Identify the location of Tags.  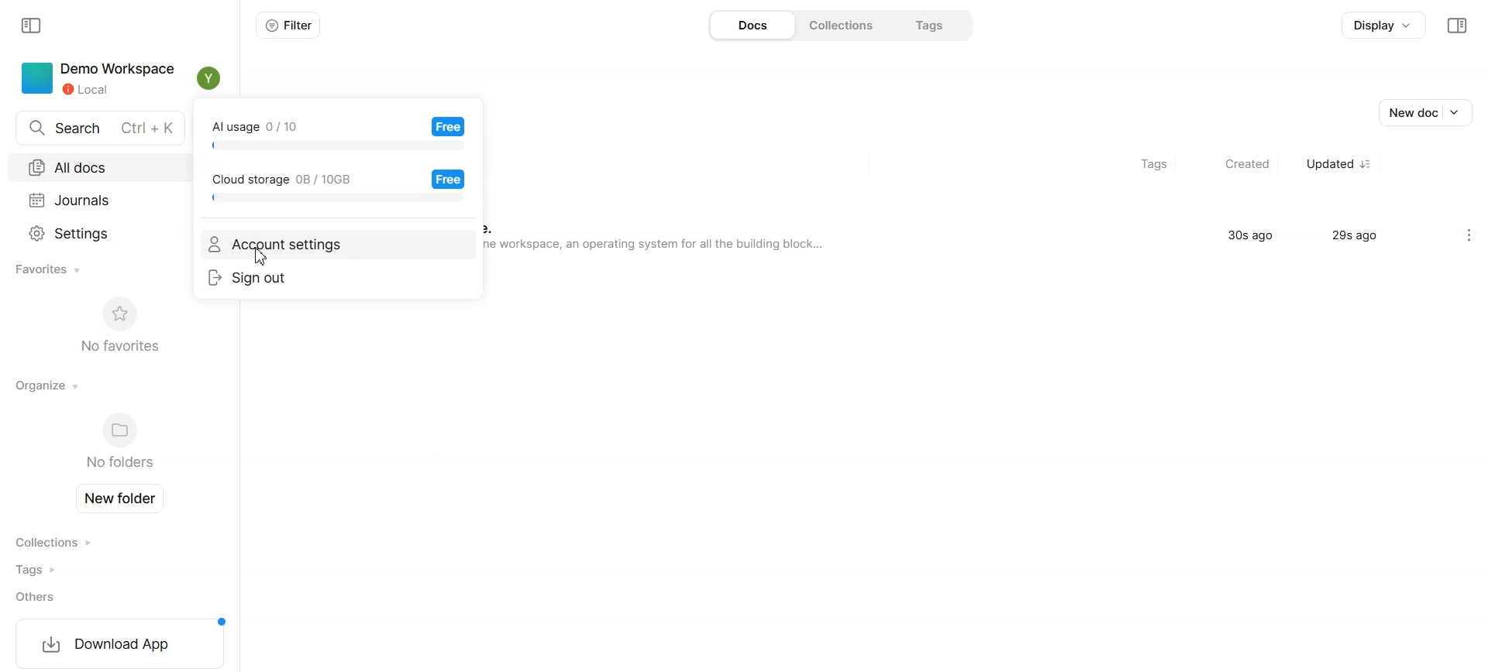
(60, 570).